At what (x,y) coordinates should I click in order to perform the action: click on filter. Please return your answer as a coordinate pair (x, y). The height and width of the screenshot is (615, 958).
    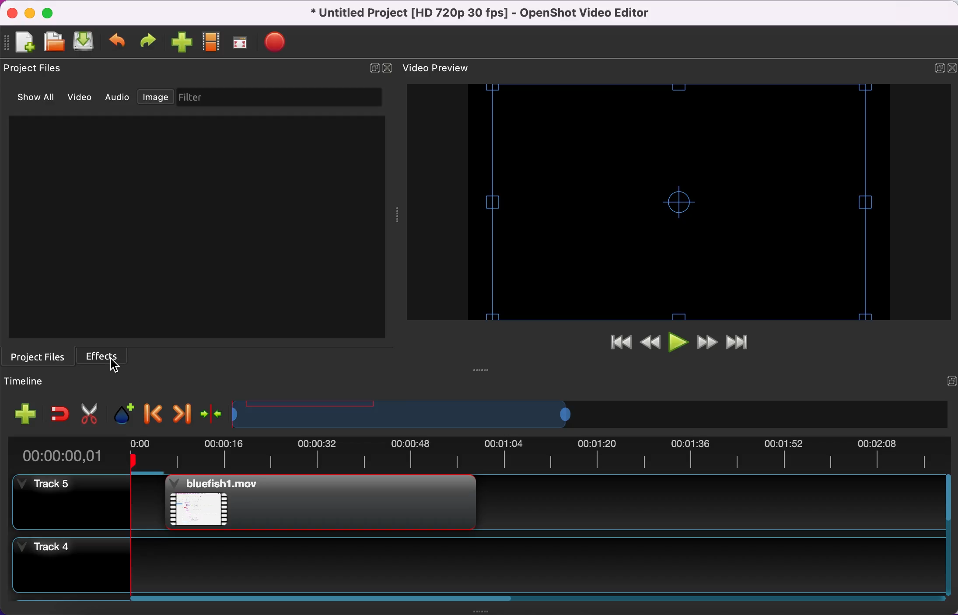
    Looking at the image, I should click on (282, 98).